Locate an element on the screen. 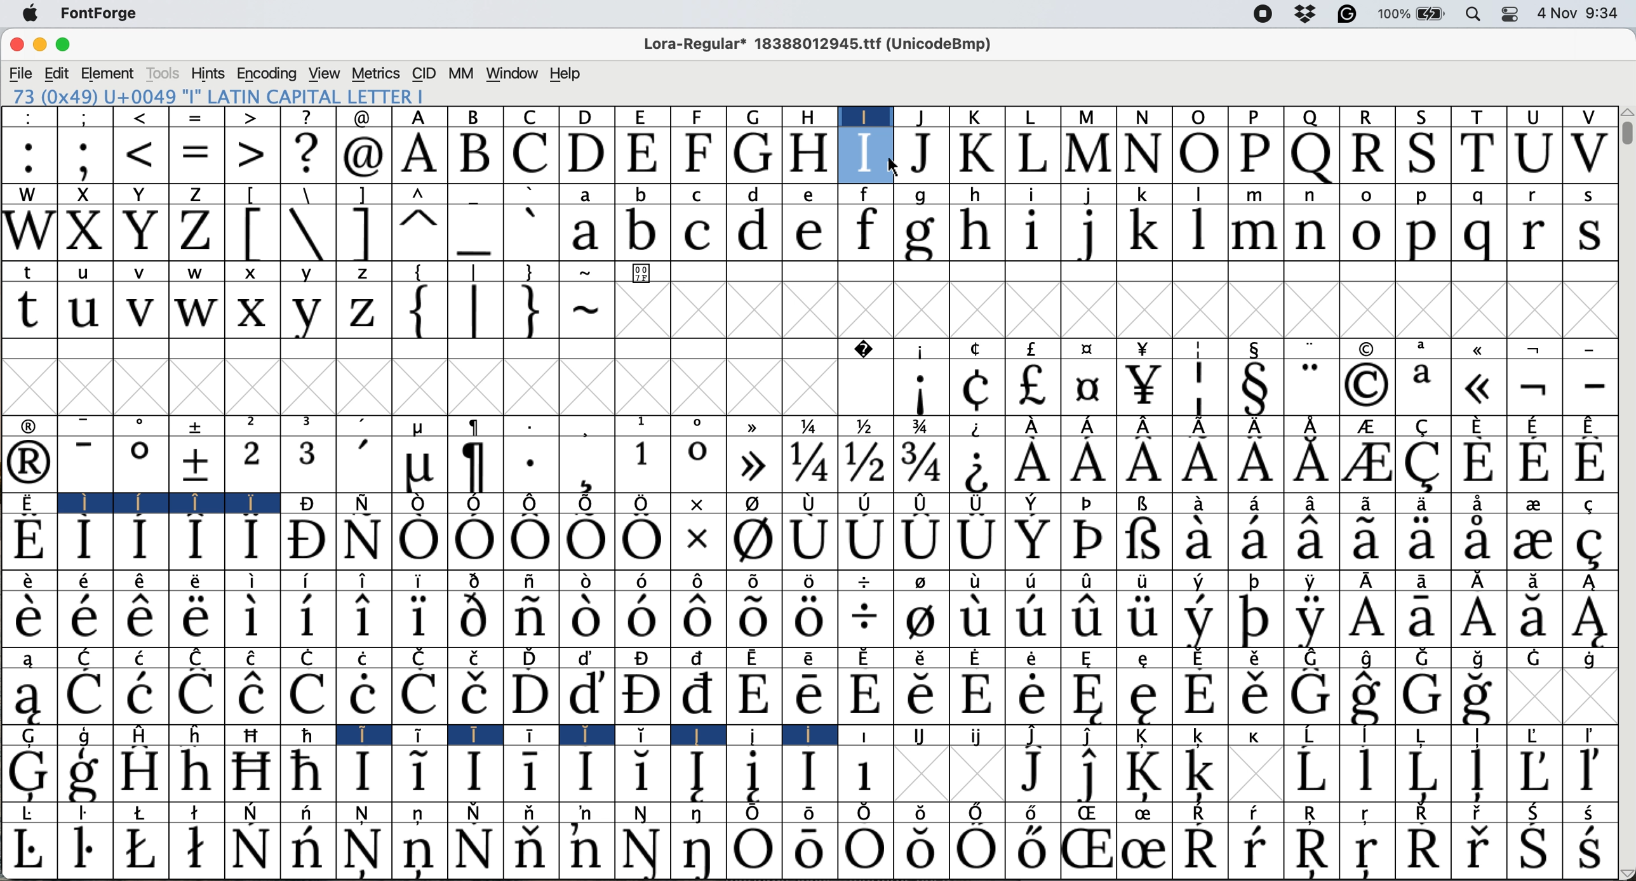 The width and height of the screenshot is (1636, 881). symbol is located at coordinates (587, 425).